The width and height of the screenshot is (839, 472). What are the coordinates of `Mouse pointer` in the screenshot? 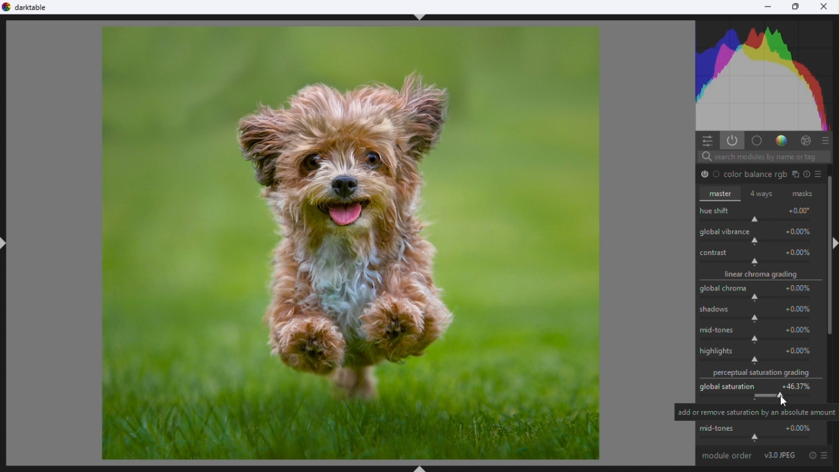 It's located at (786, 400).